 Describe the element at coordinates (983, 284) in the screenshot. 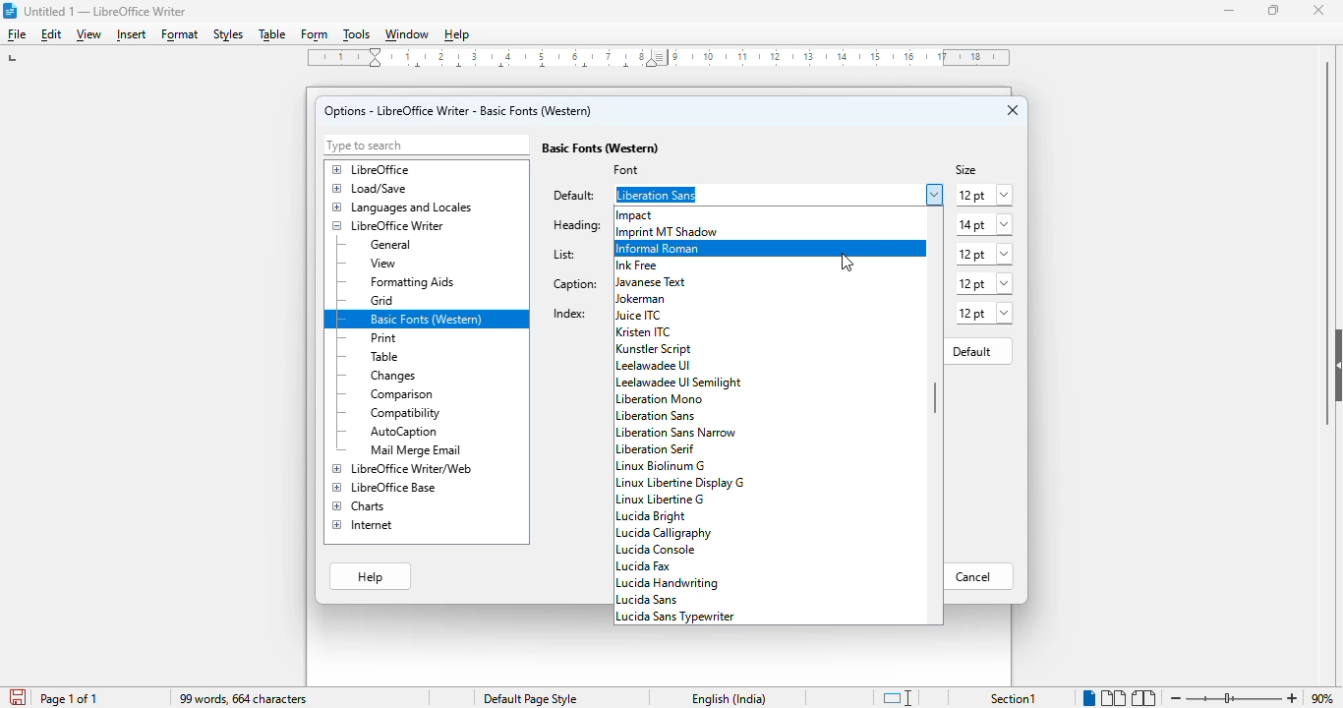

I see `12 pt` at that location.